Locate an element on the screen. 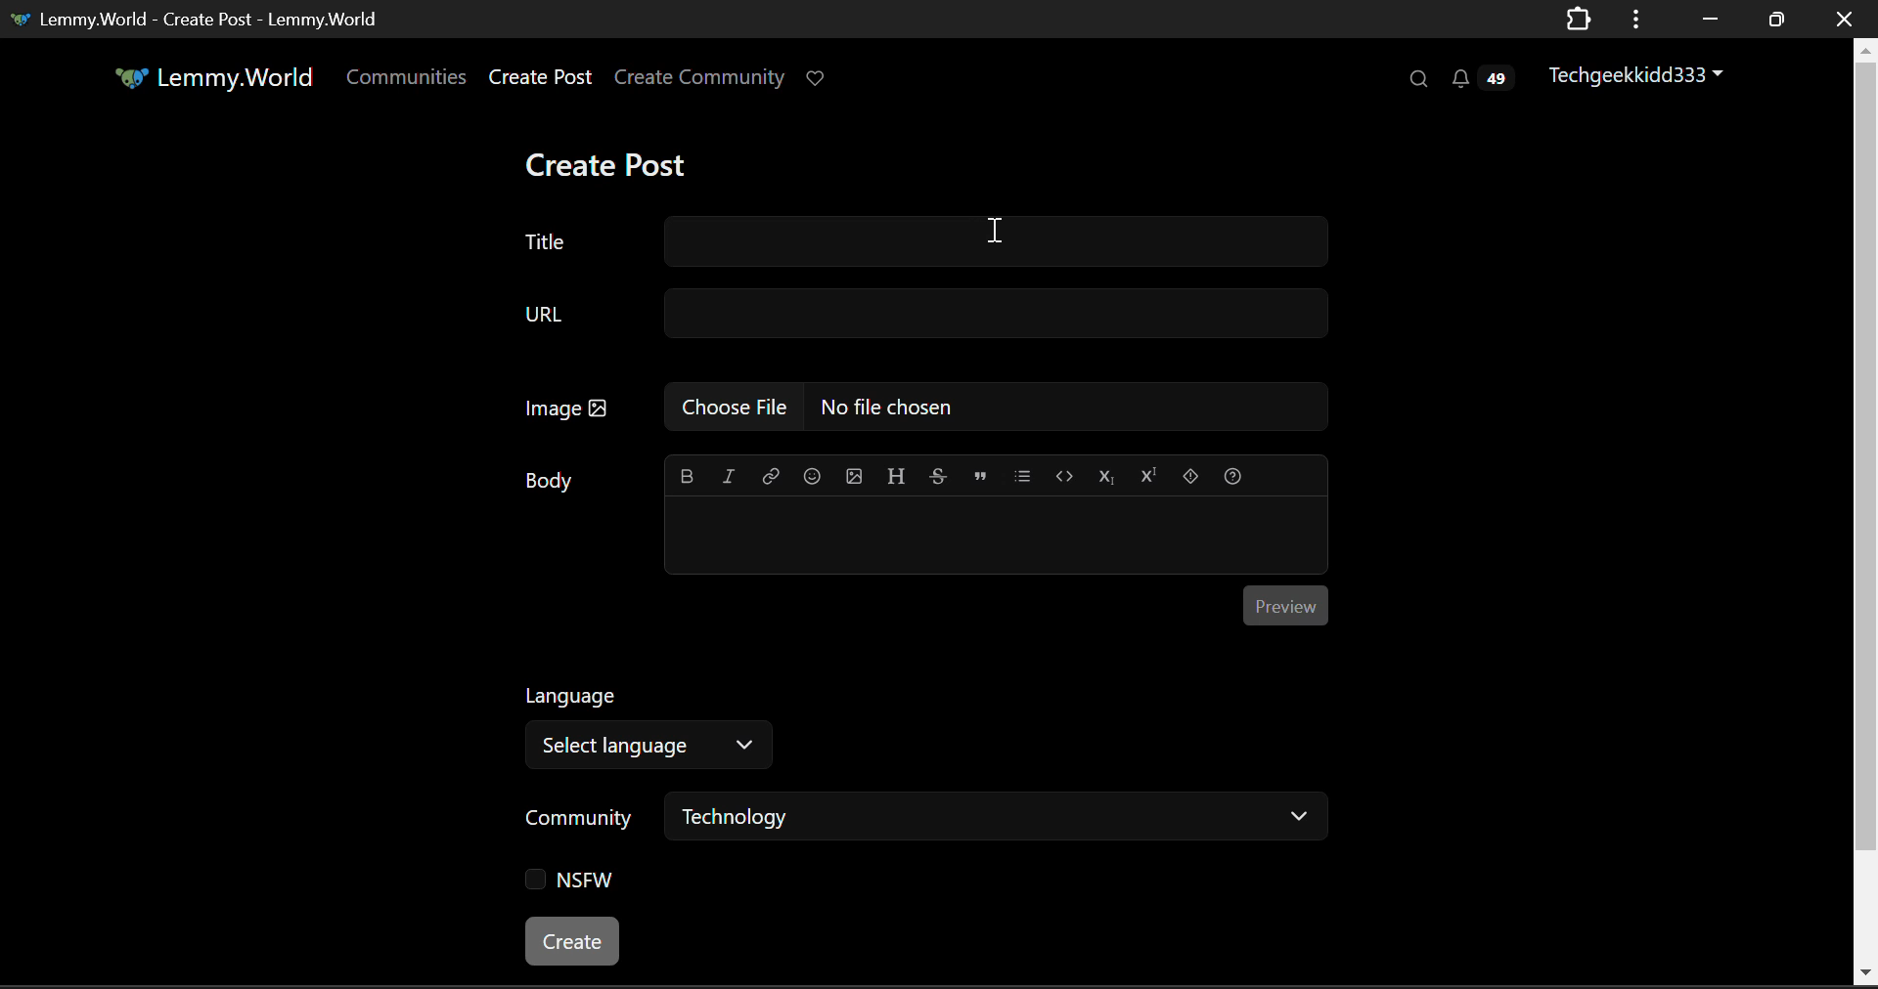 The image size is (1878, 989). Italic is located at coordinates (727, 478).